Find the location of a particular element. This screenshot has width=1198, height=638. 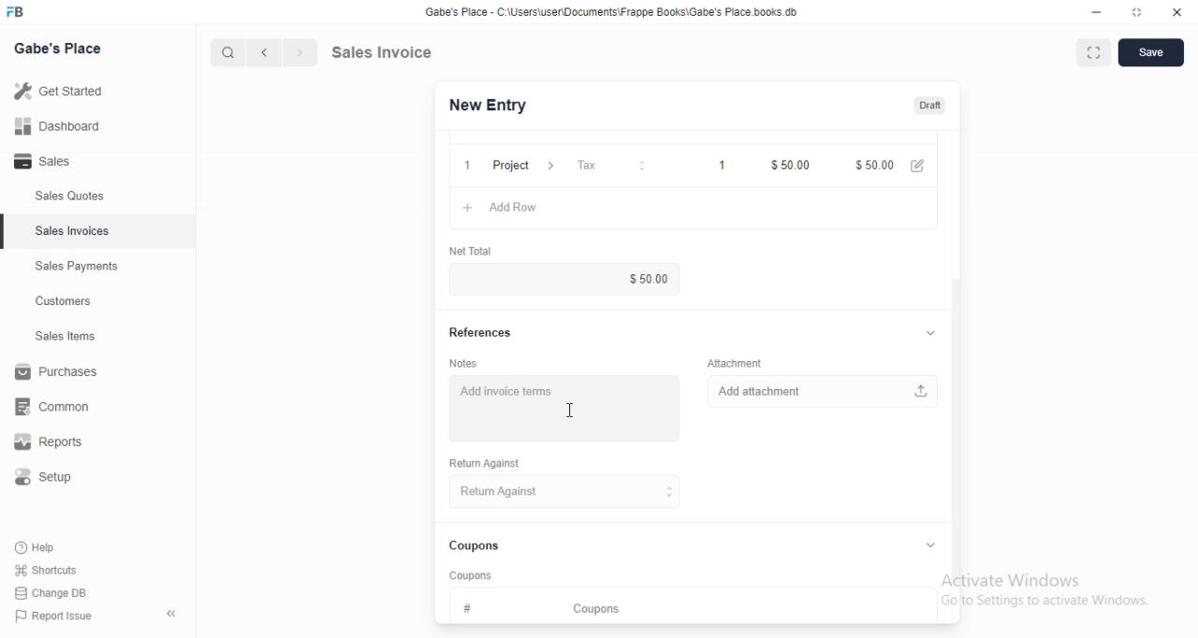

Notes is located at coordinates (470, 363).